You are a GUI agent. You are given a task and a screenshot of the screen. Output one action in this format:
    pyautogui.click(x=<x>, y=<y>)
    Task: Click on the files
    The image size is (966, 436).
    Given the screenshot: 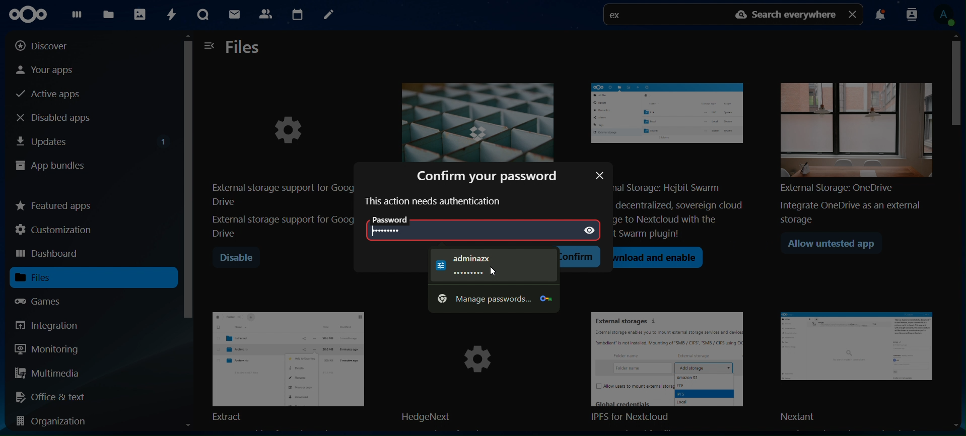 What is the action you would take?
    pyautogui.click(x=46, y=277)
    